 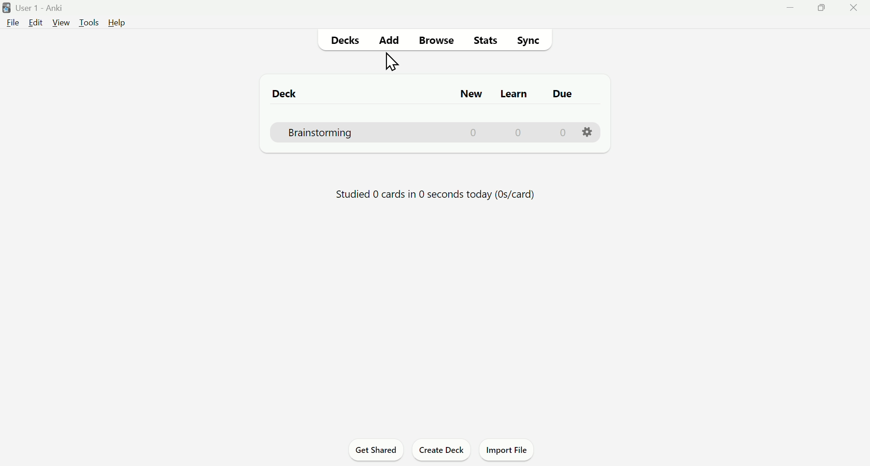 I want to click on , so click(x=87, y=21).